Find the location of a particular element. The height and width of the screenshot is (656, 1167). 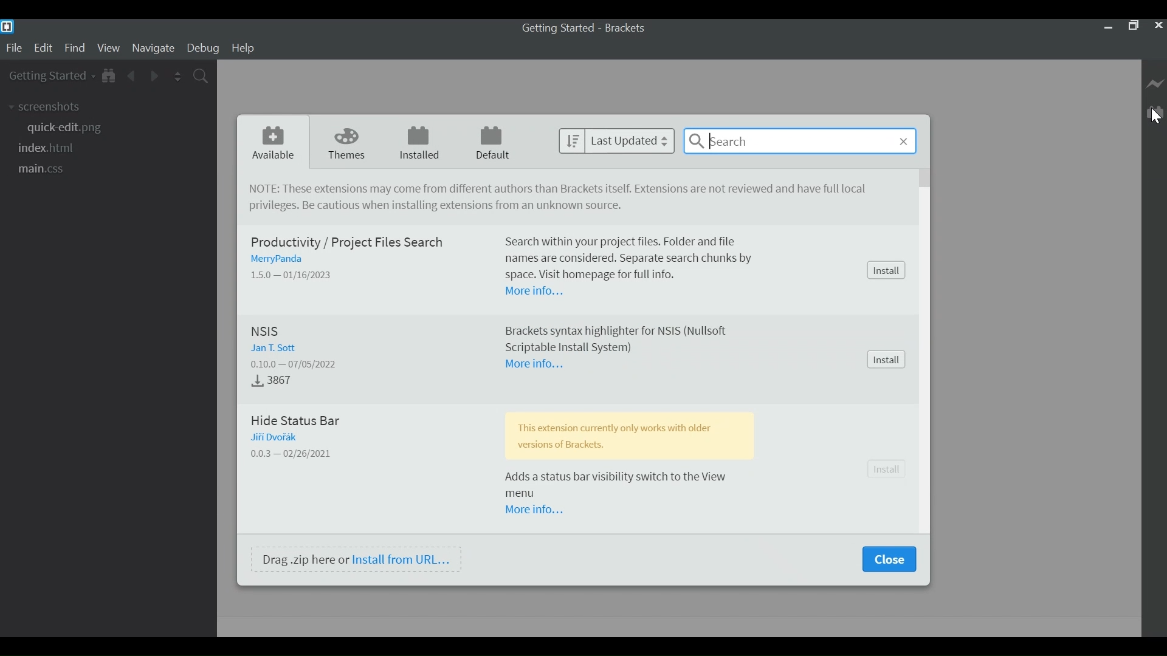

File is located at coordinates (13, 48).